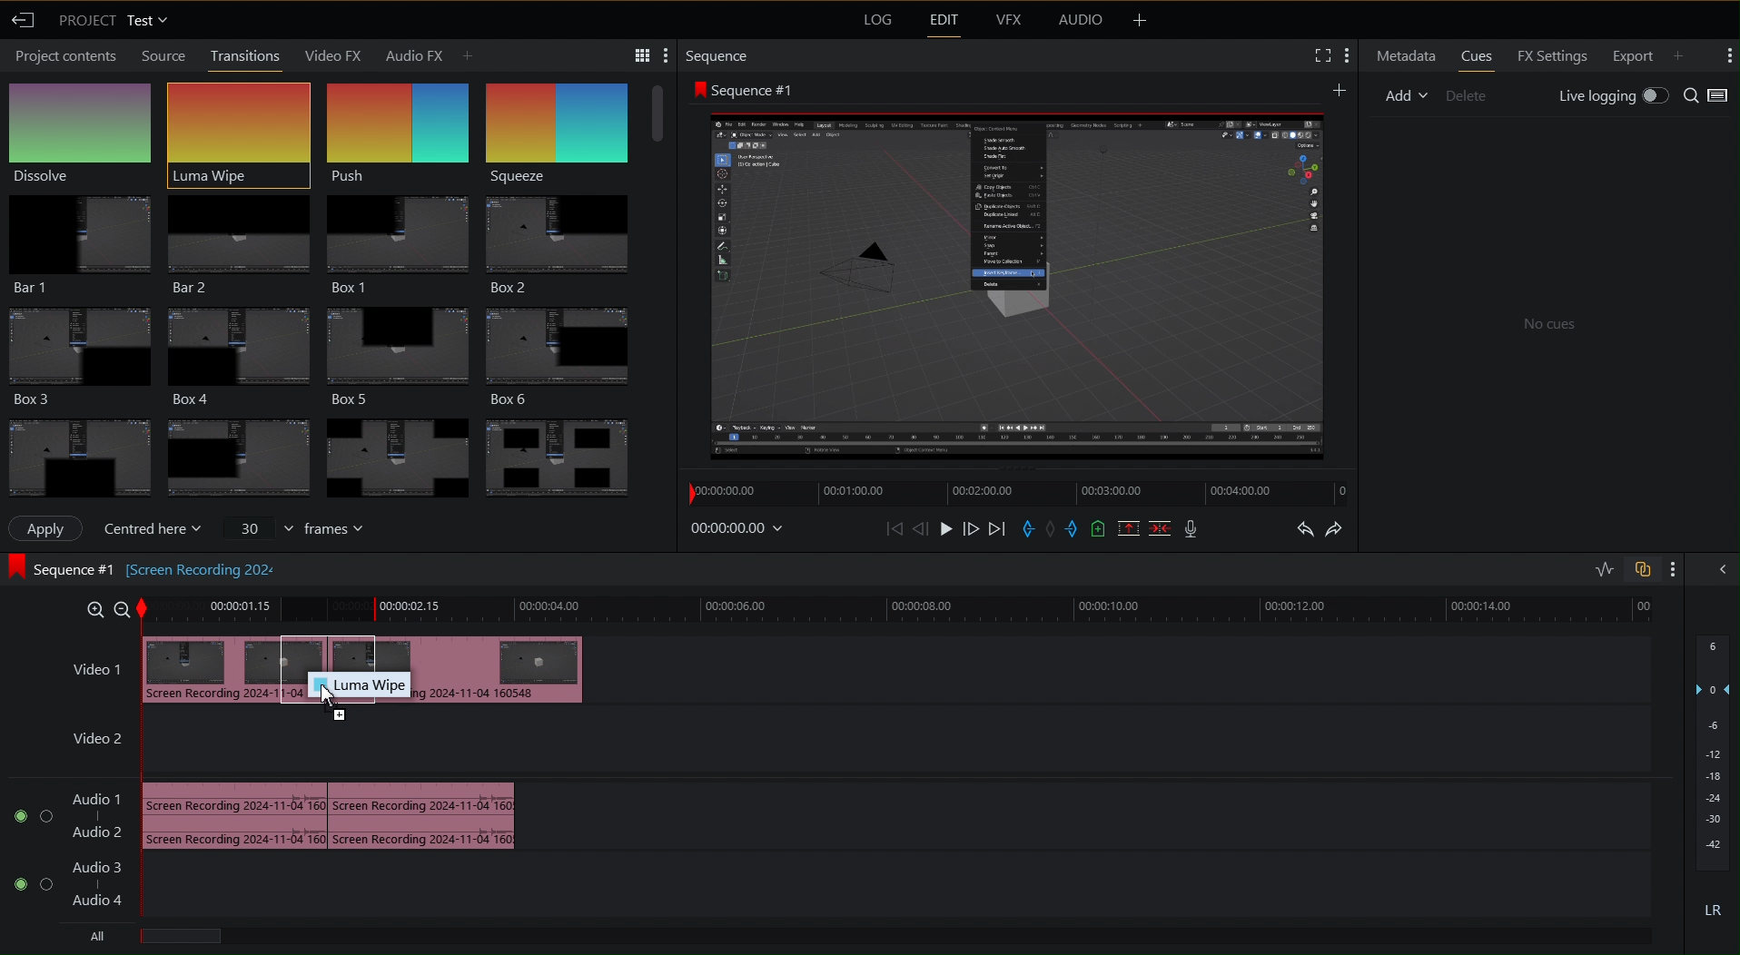  I want to click on Box 3, so click(77, 353).